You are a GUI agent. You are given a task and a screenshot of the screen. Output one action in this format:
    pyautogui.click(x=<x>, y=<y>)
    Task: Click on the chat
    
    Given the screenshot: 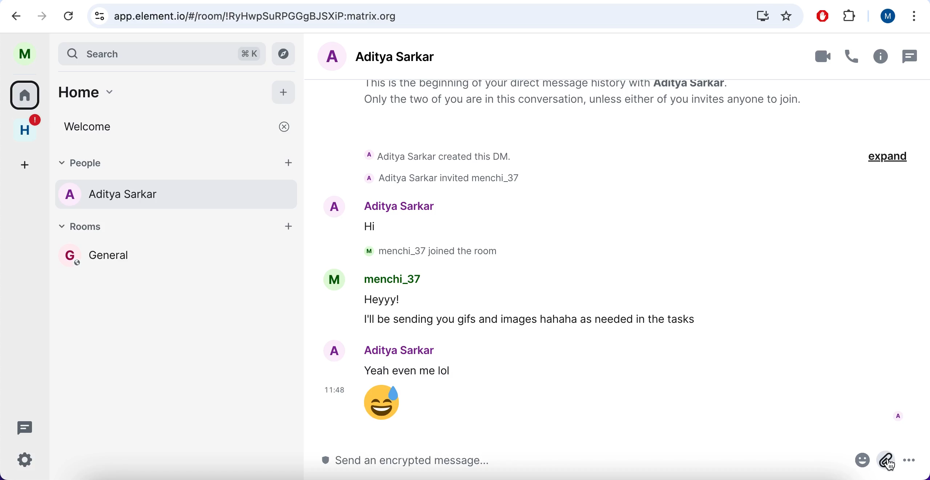 What is the action you would take?
    pyautogui.click(x=909, y=56)
    